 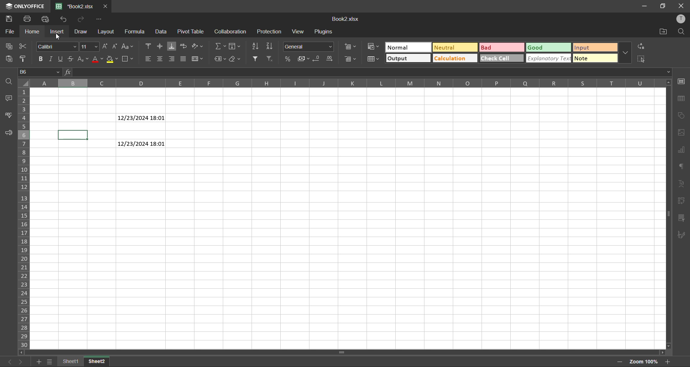 What do you see at coordinates (681, 82) in the screenshot?
I see `cell settings` at bounding box center [681, 82].